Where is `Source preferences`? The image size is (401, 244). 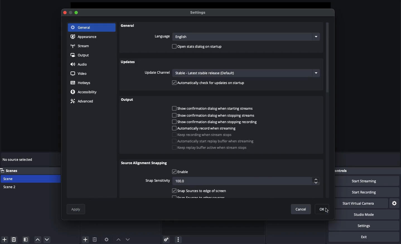 Source preferences is located at coordinates (107, 240).